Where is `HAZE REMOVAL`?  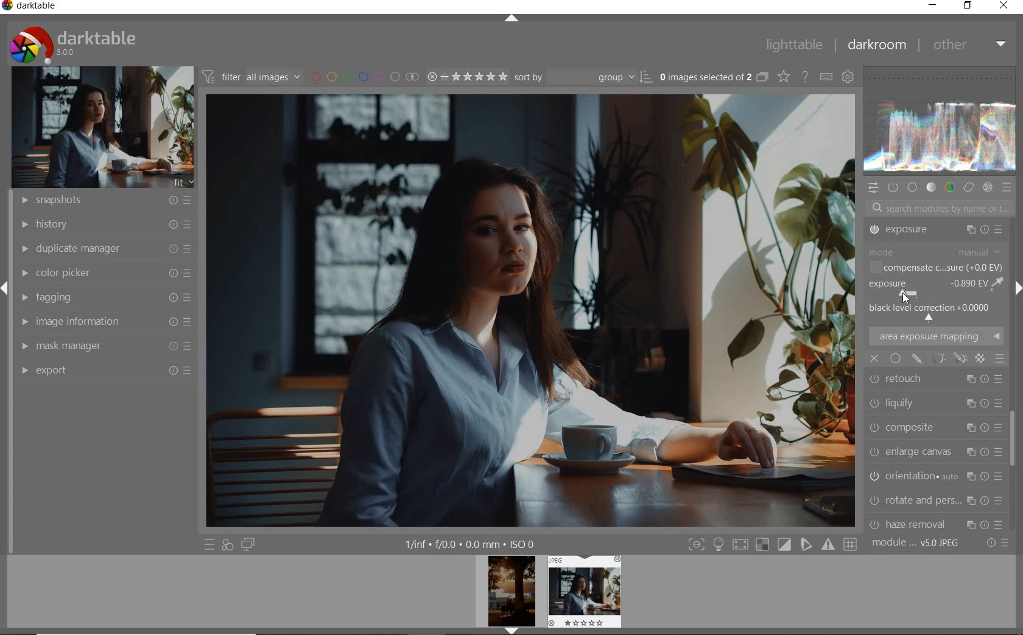
HAZE REMOVAL is located at coordinates (936, 449).